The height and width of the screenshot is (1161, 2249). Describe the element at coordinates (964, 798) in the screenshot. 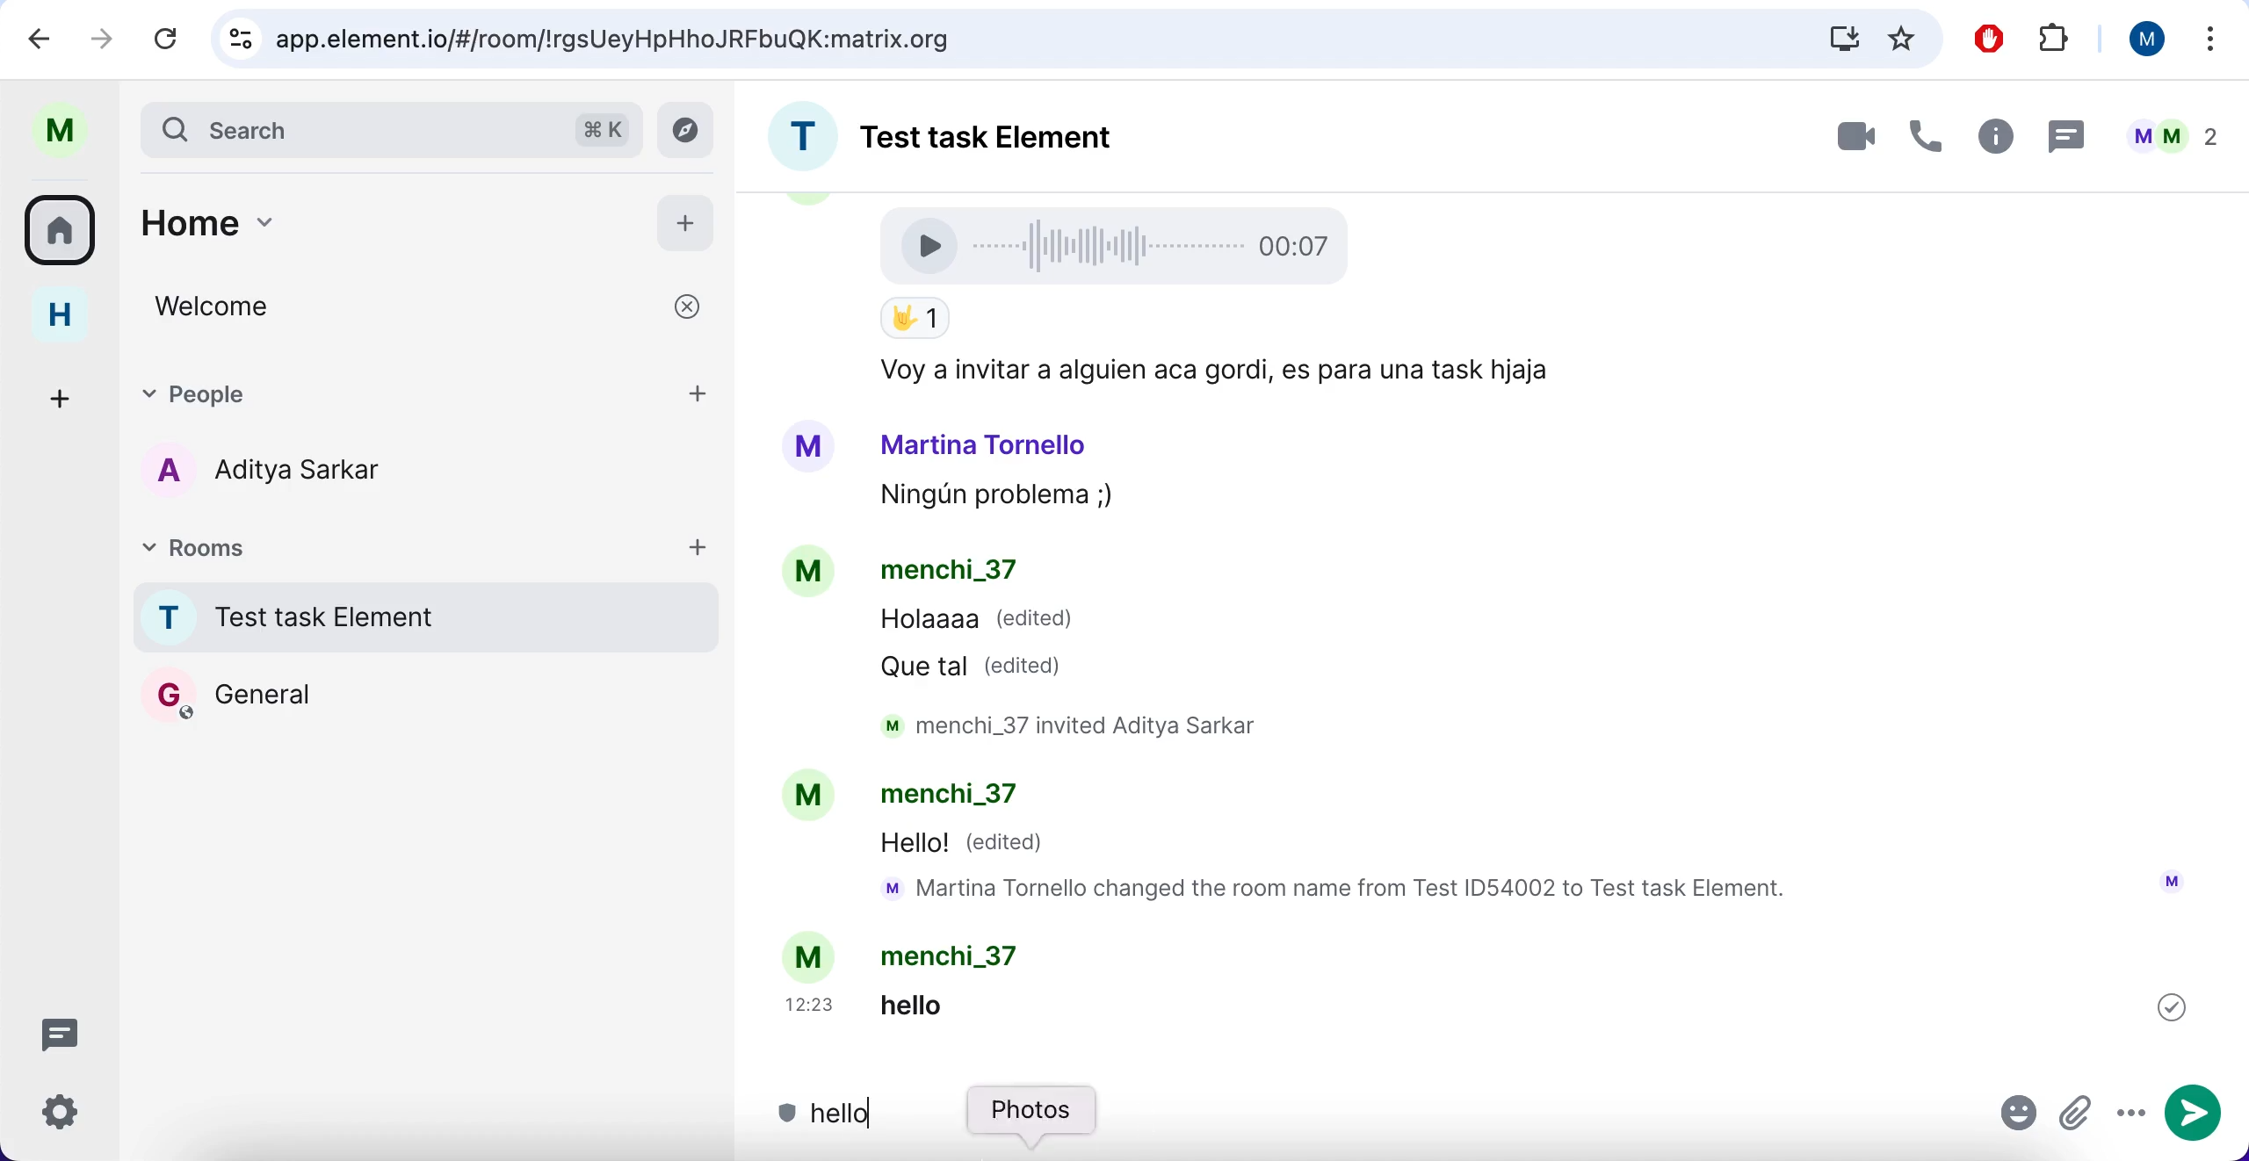

I see `menchi_37` at that location.